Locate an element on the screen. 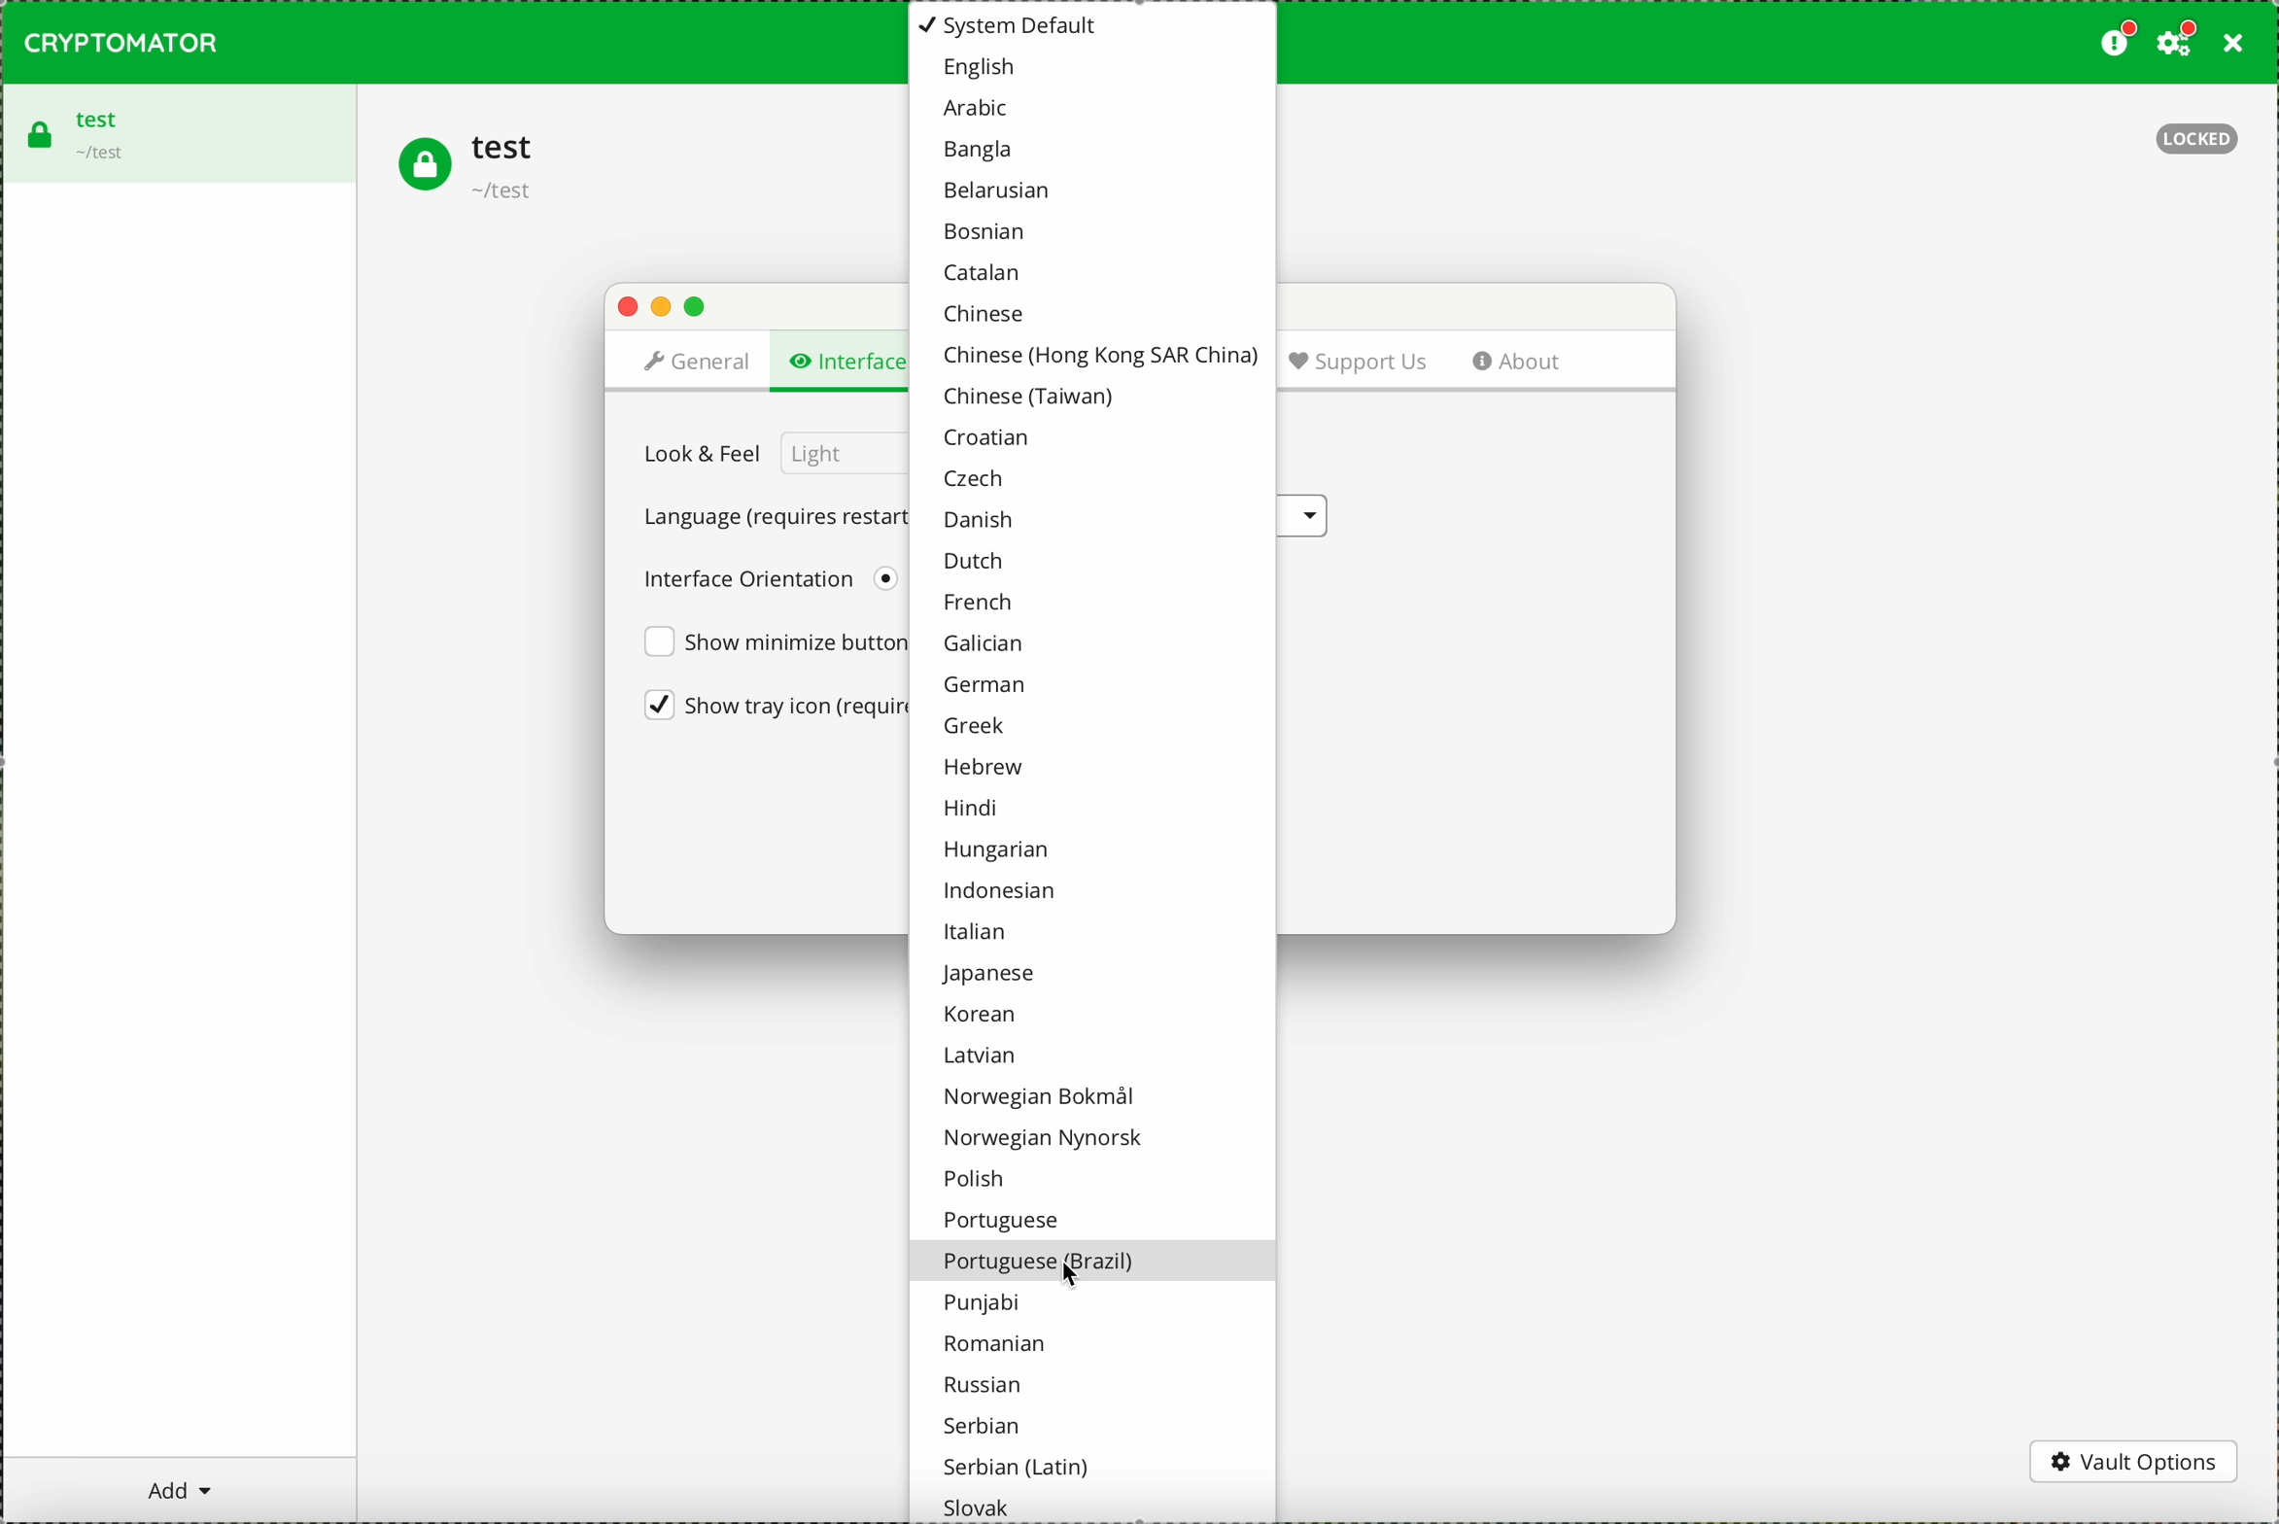 This screenshot has width=2279, height=1524. light is located at coordinates (843, 453).